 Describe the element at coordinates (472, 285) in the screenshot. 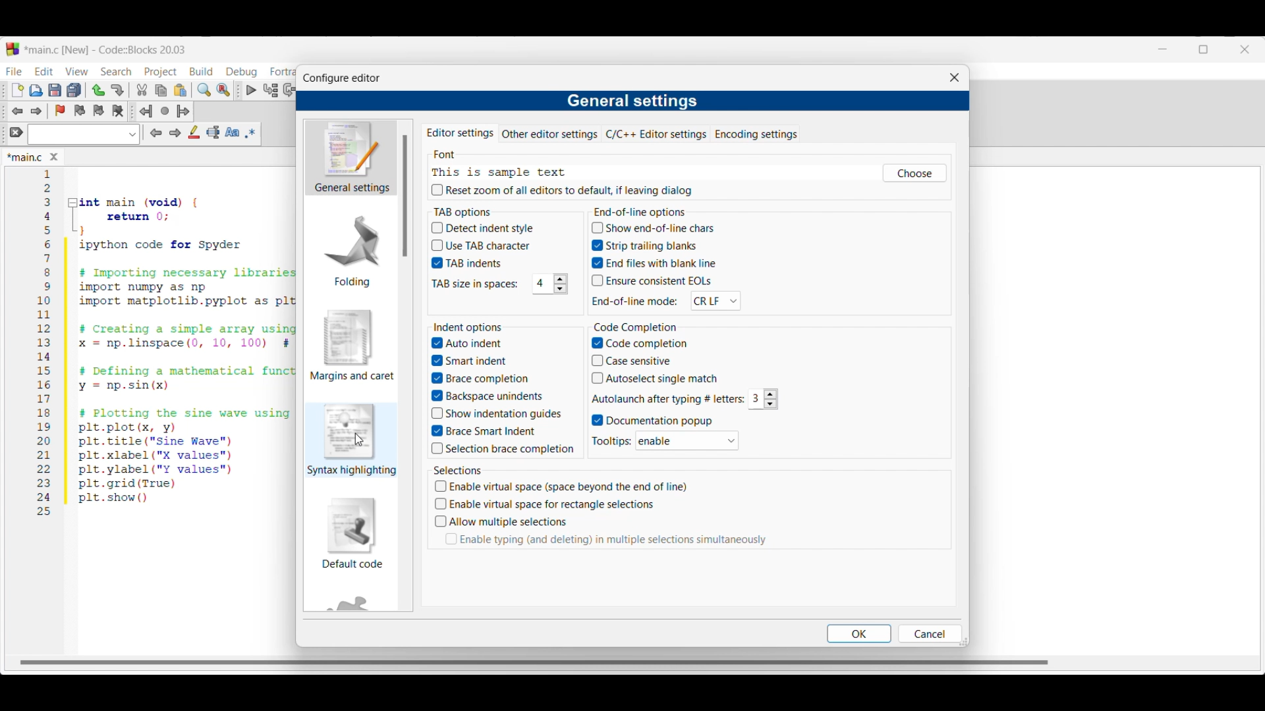

I see `Indicates TAB size in spaces` at that location.